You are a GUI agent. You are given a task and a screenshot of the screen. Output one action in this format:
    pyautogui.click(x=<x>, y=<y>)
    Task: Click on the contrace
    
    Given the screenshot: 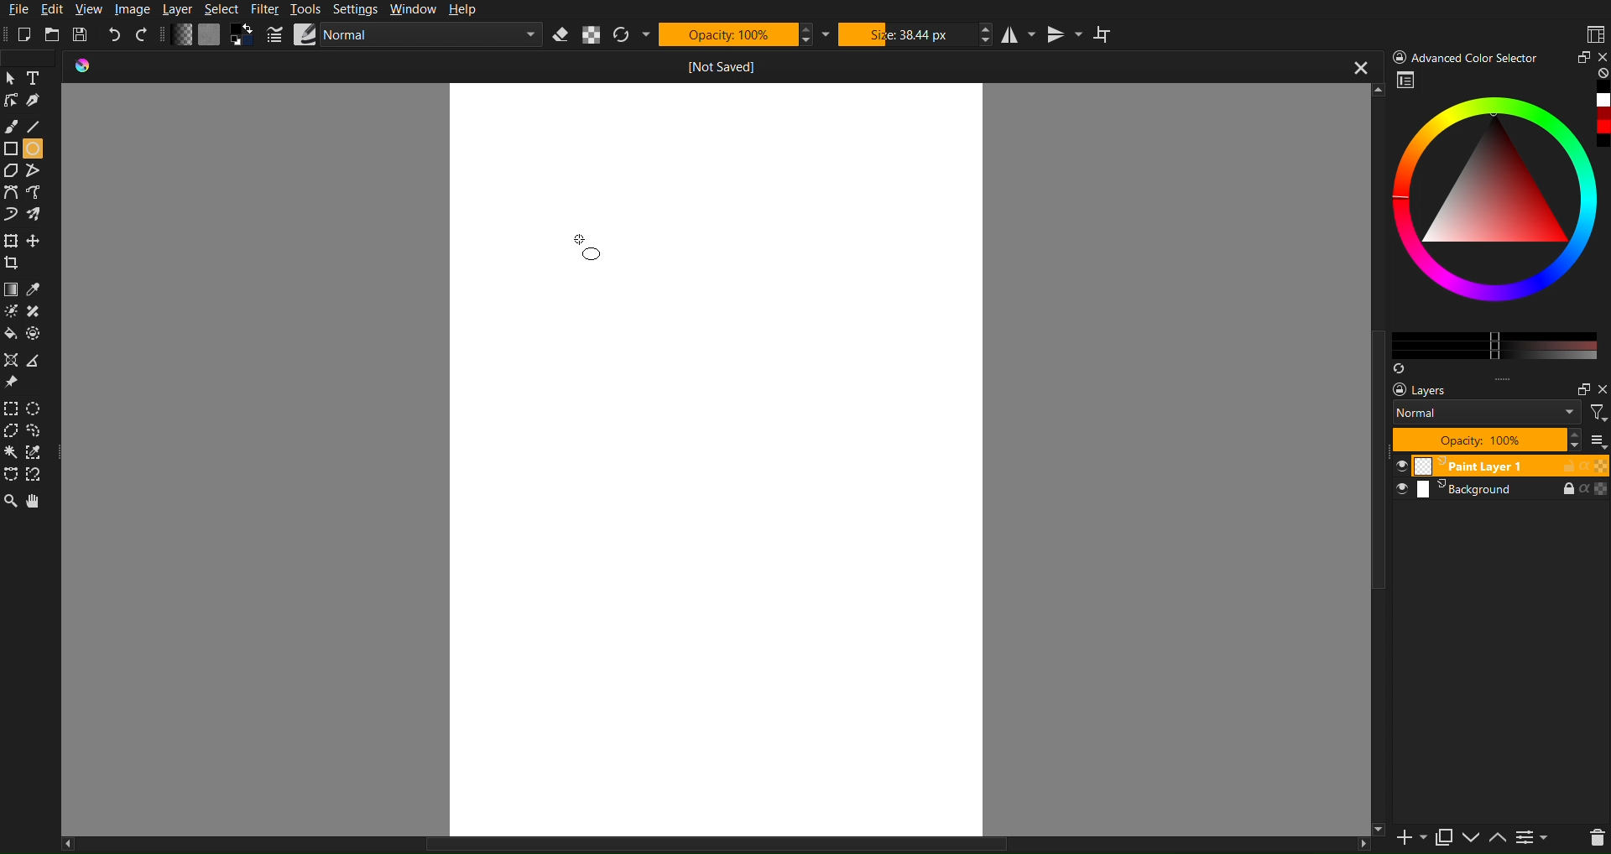 What is the action you would take?
    pyautogui.click(x=1538, y=837)
    